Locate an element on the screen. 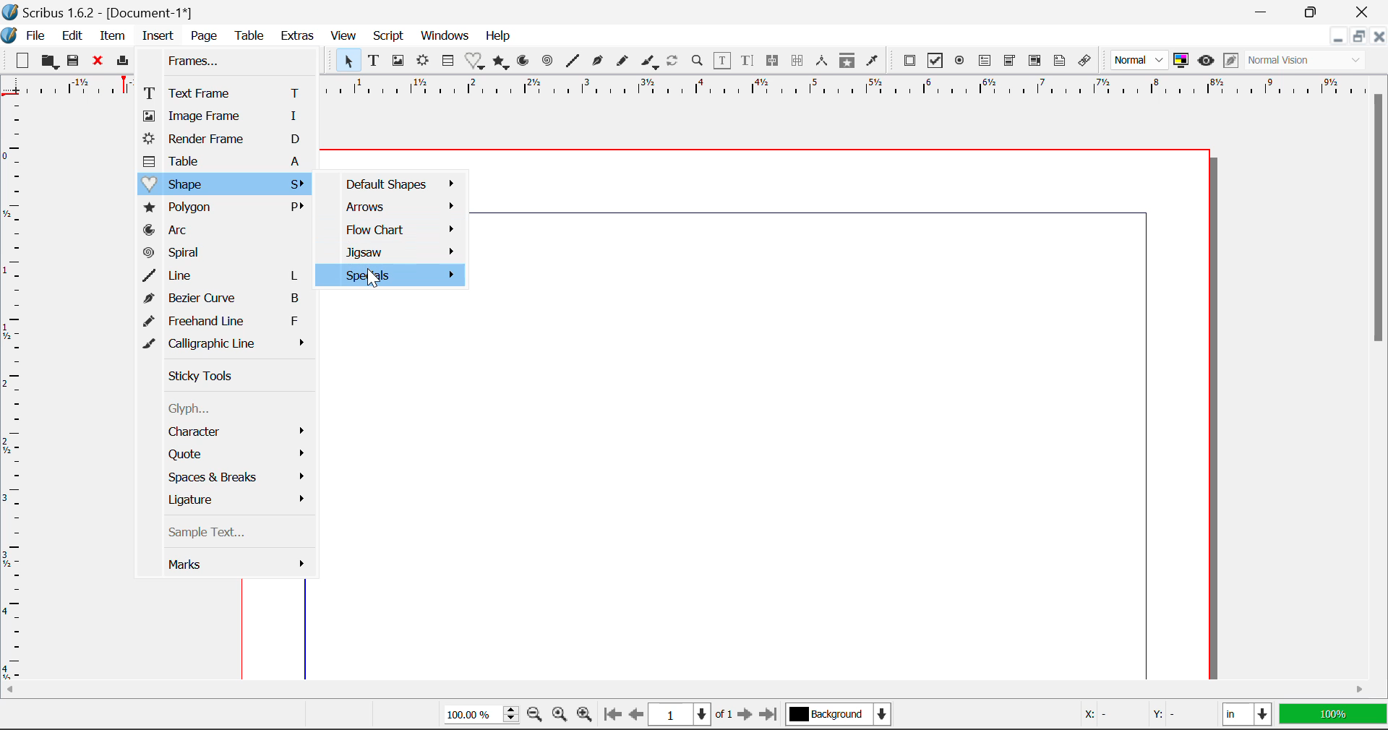 The height and width of the screenshot is (730, 1388). Minimize is located at coordinates (1361, 38).